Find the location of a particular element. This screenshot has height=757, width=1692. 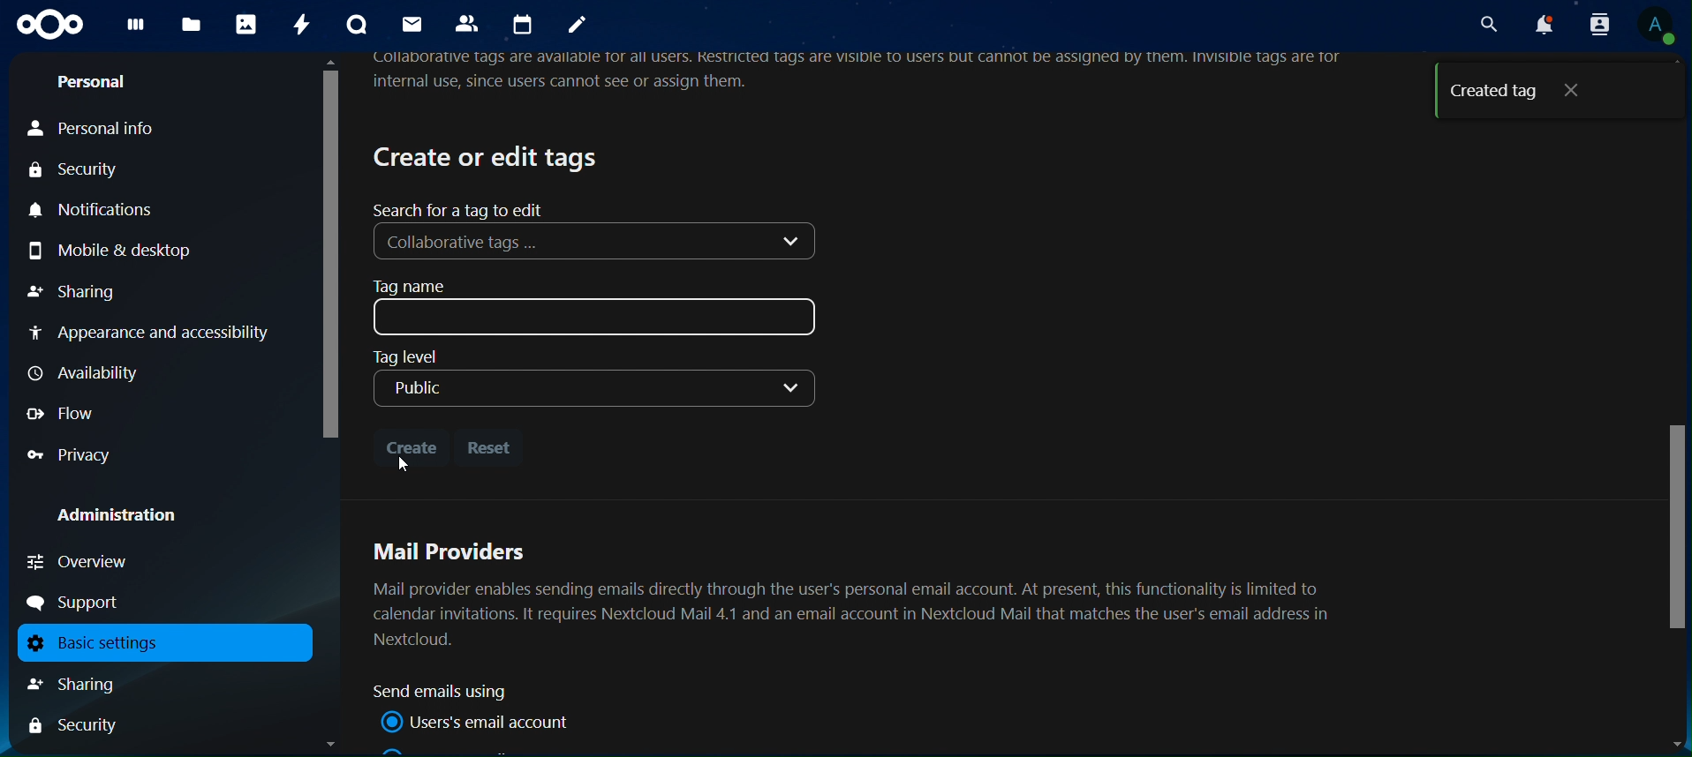

Ollaborative tags are available Tor all USErs. Restricted tags are VISIDIE TO USErs but cannot be assignea by them. InvisiDI€ tags are Tornternal use, since users cannot see or assign them. is located at coordinates (865, 73).